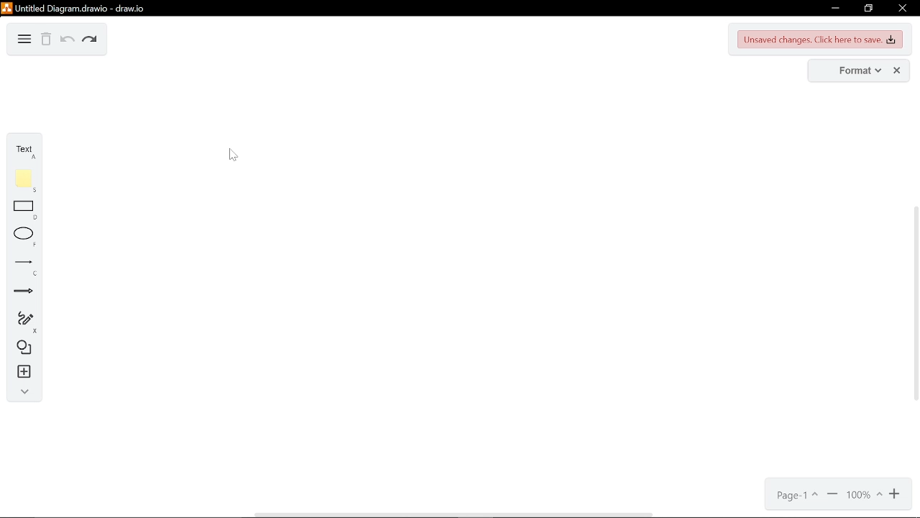 This screenshot has width=920, height=518. I want to click on delete, so click(47, 41).